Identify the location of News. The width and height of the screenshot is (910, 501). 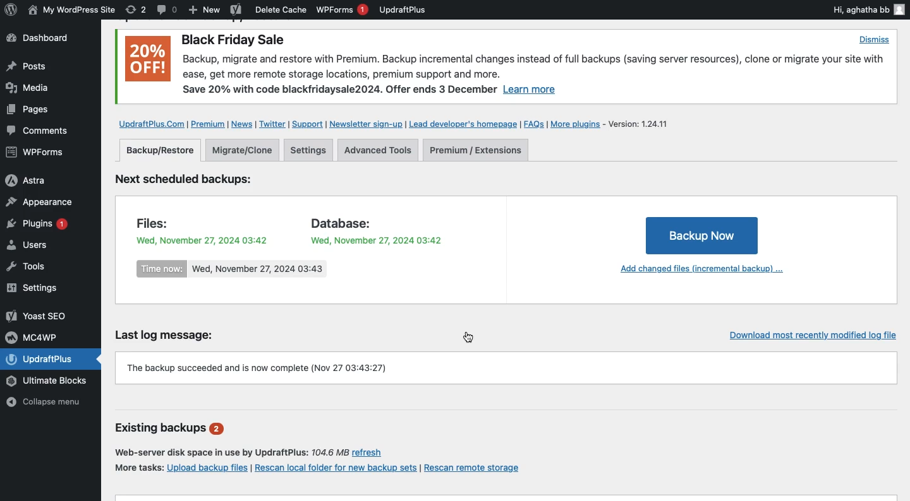
(243, 124).